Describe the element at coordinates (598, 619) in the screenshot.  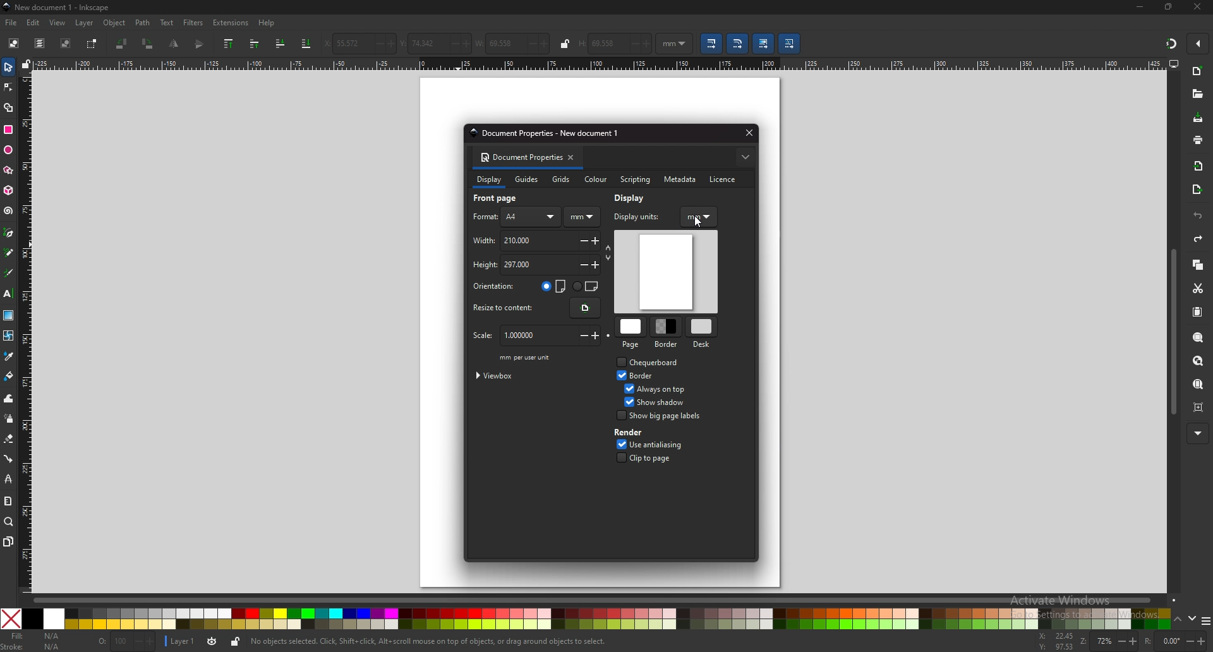
I see `colors` at that location.